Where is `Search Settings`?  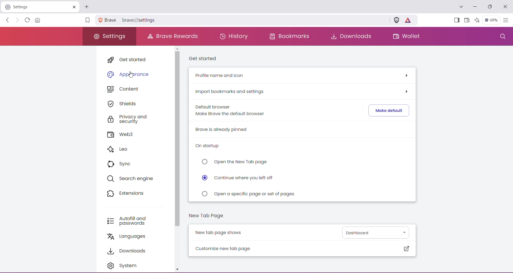 Search Settings is located at coordinates (502, 37).